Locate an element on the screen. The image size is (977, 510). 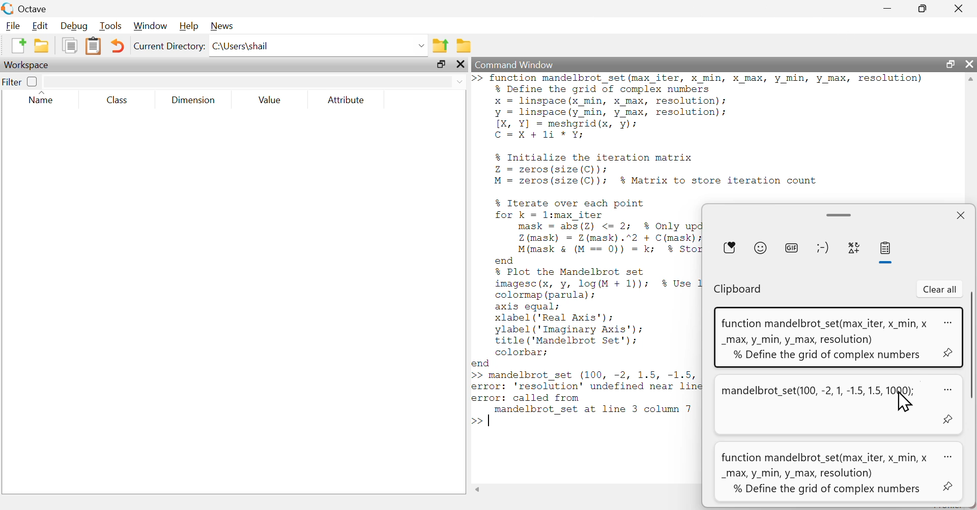
GIF is located at coordinates (791, 248).